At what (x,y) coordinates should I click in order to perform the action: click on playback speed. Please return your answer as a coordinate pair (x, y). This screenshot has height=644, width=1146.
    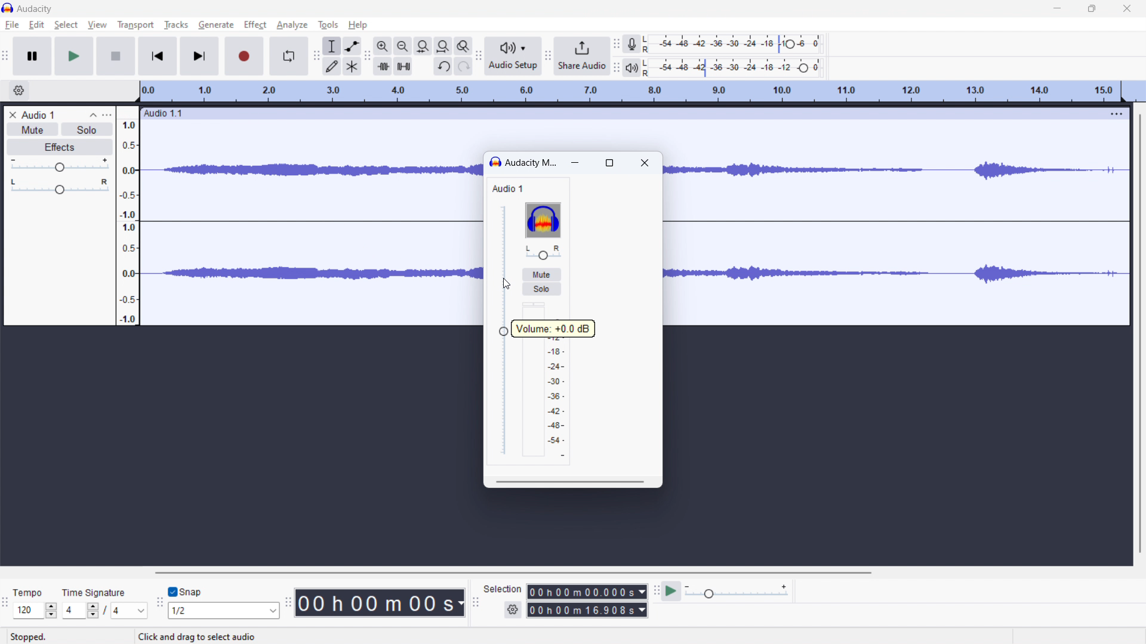
    Looking at the image, I should click on (737, 591).